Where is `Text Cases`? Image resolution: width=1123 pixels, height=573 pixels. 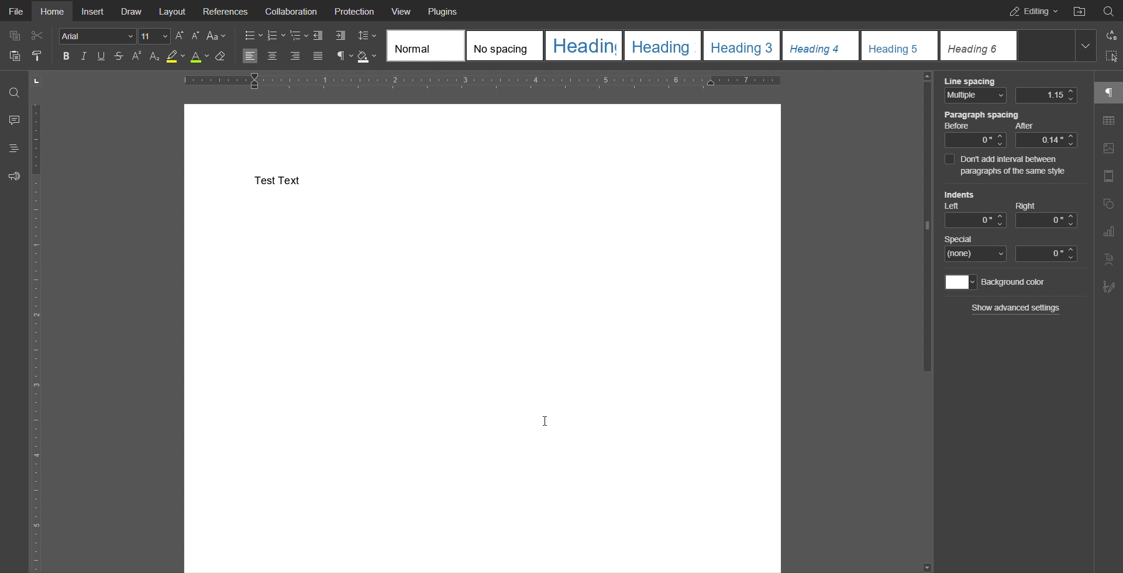 Text Cases is located at coordinates (215, 36).